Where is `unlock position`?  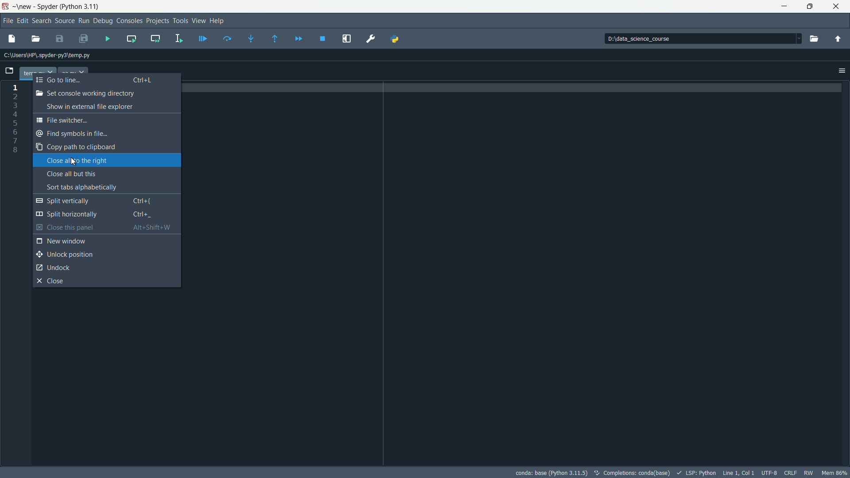
unlock position is located at coordinates (63, 253).